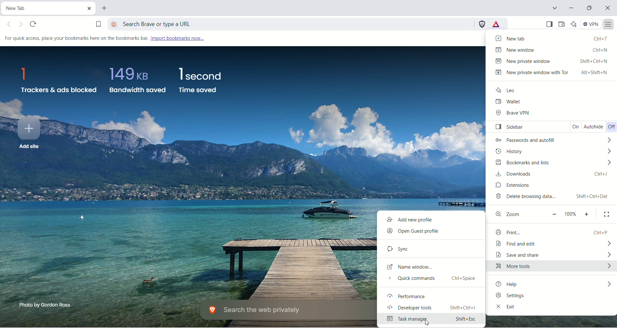 This screenshot has height=328, width=617. Describe the element at coordinates (552, 151) in the screenshot. I see `history` at that location.